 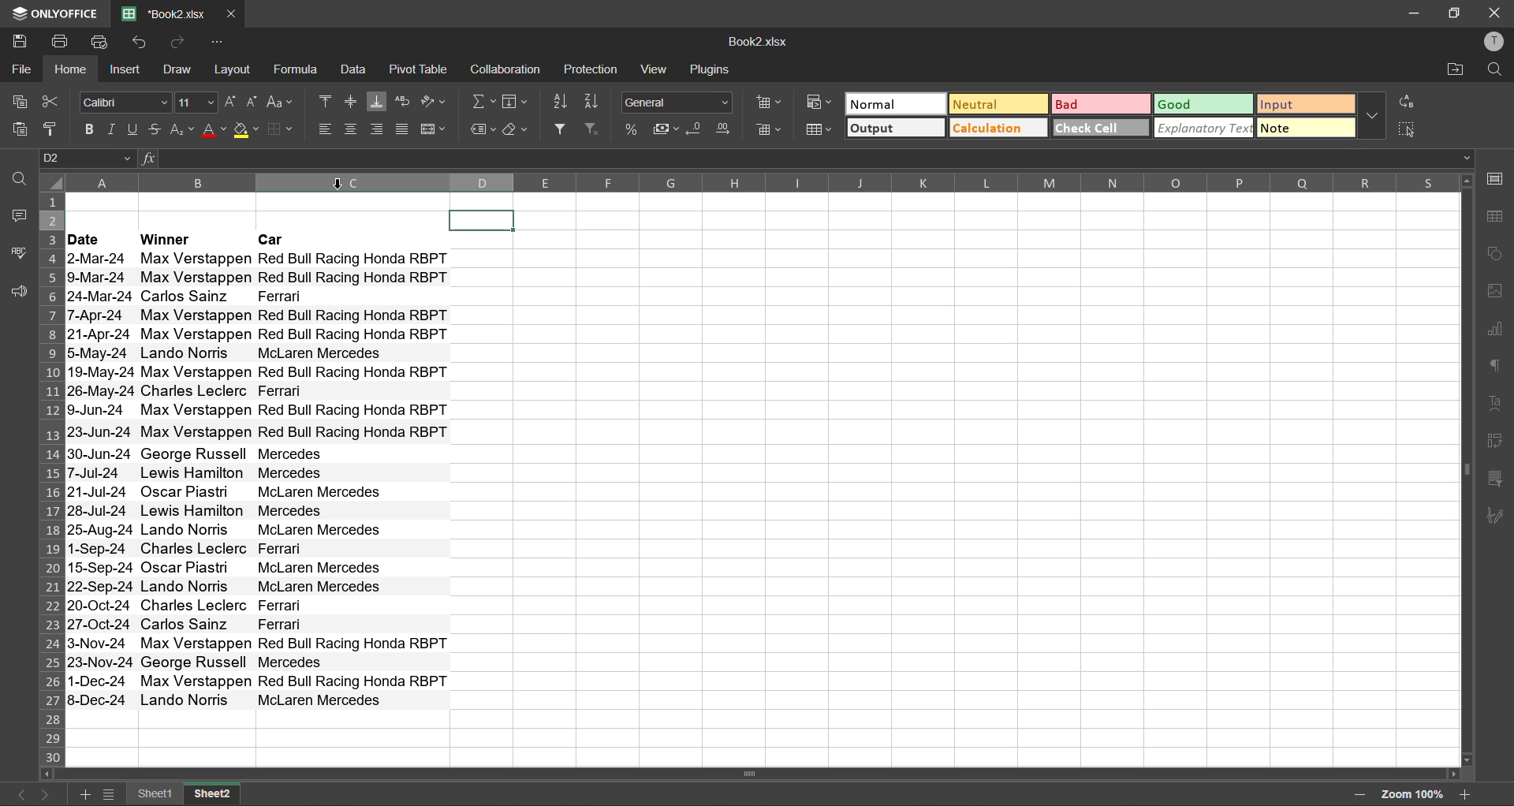 I want to click on more options, so click(x=1369, y=118).